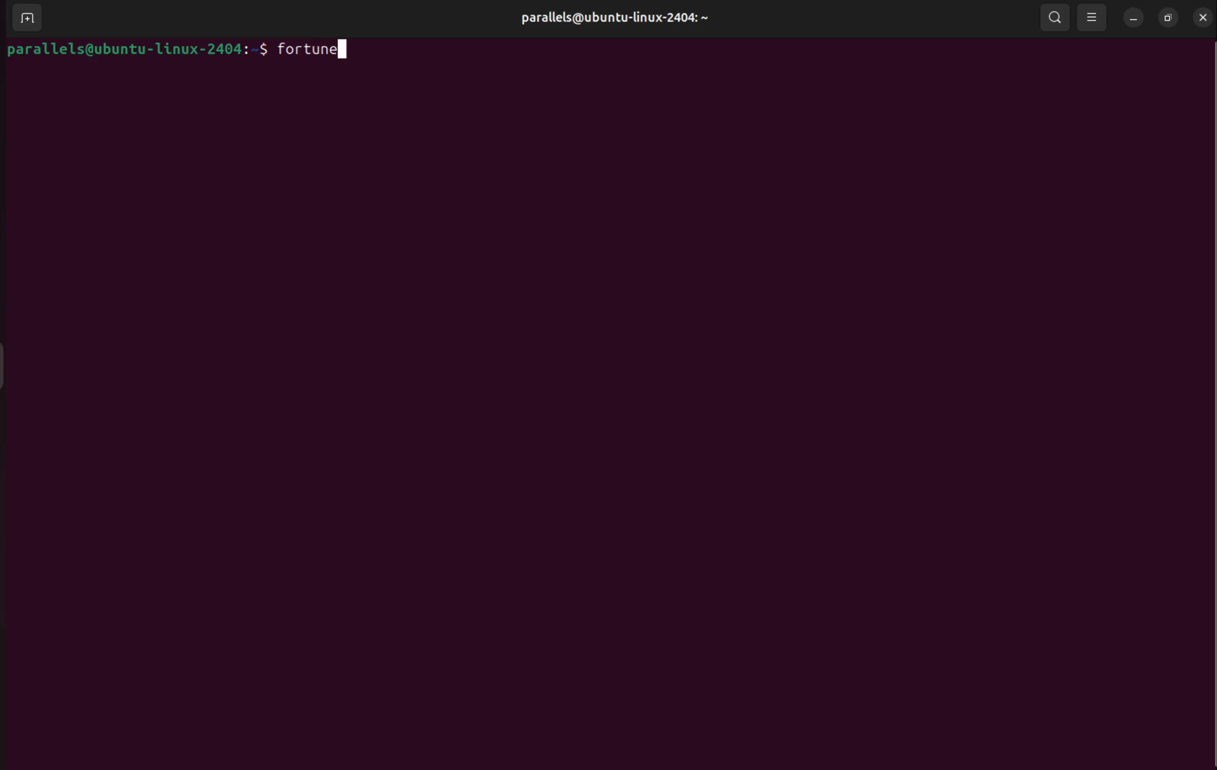  I want to click on add terminal, so click(24, 17).